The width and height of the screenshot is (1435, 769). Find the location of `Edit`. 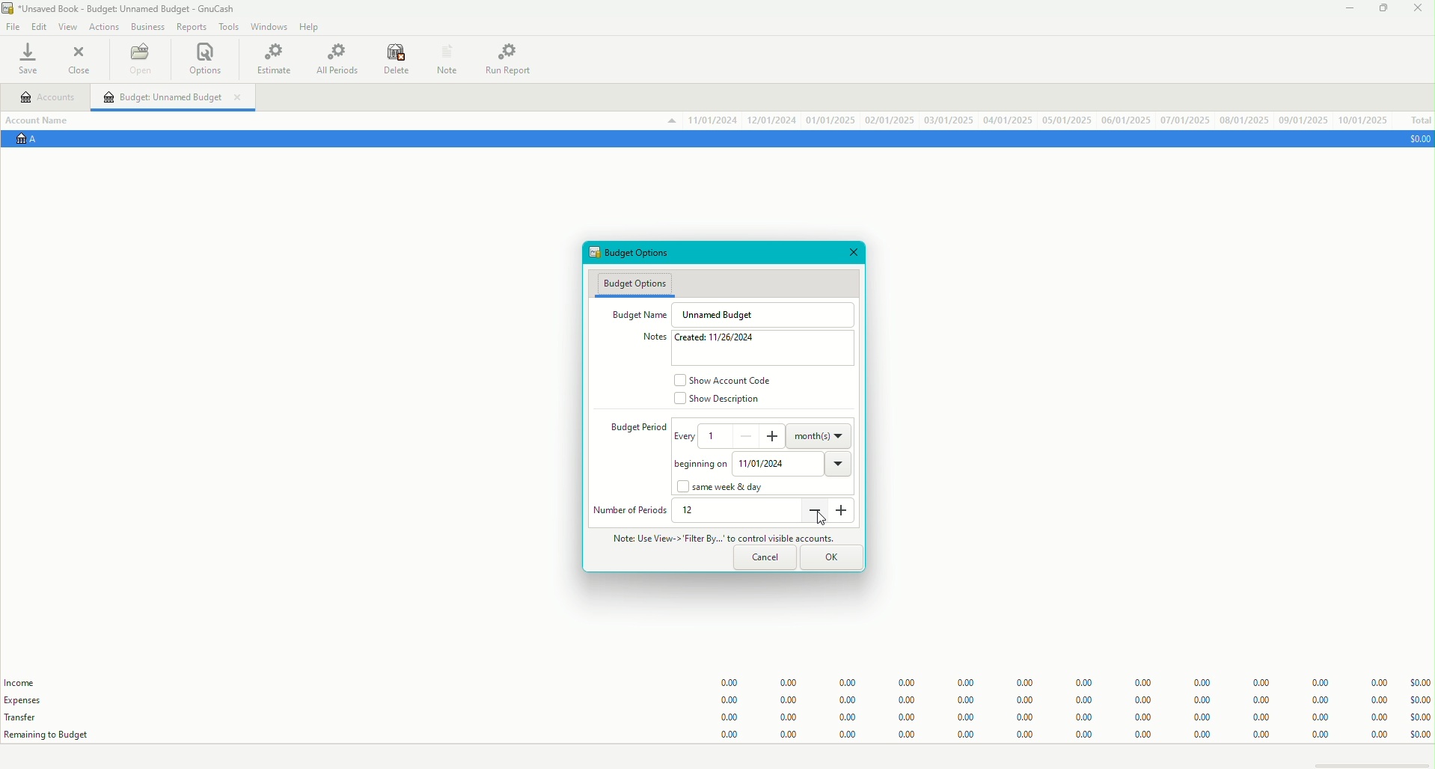

Edit is located at coordinates (39, 27).